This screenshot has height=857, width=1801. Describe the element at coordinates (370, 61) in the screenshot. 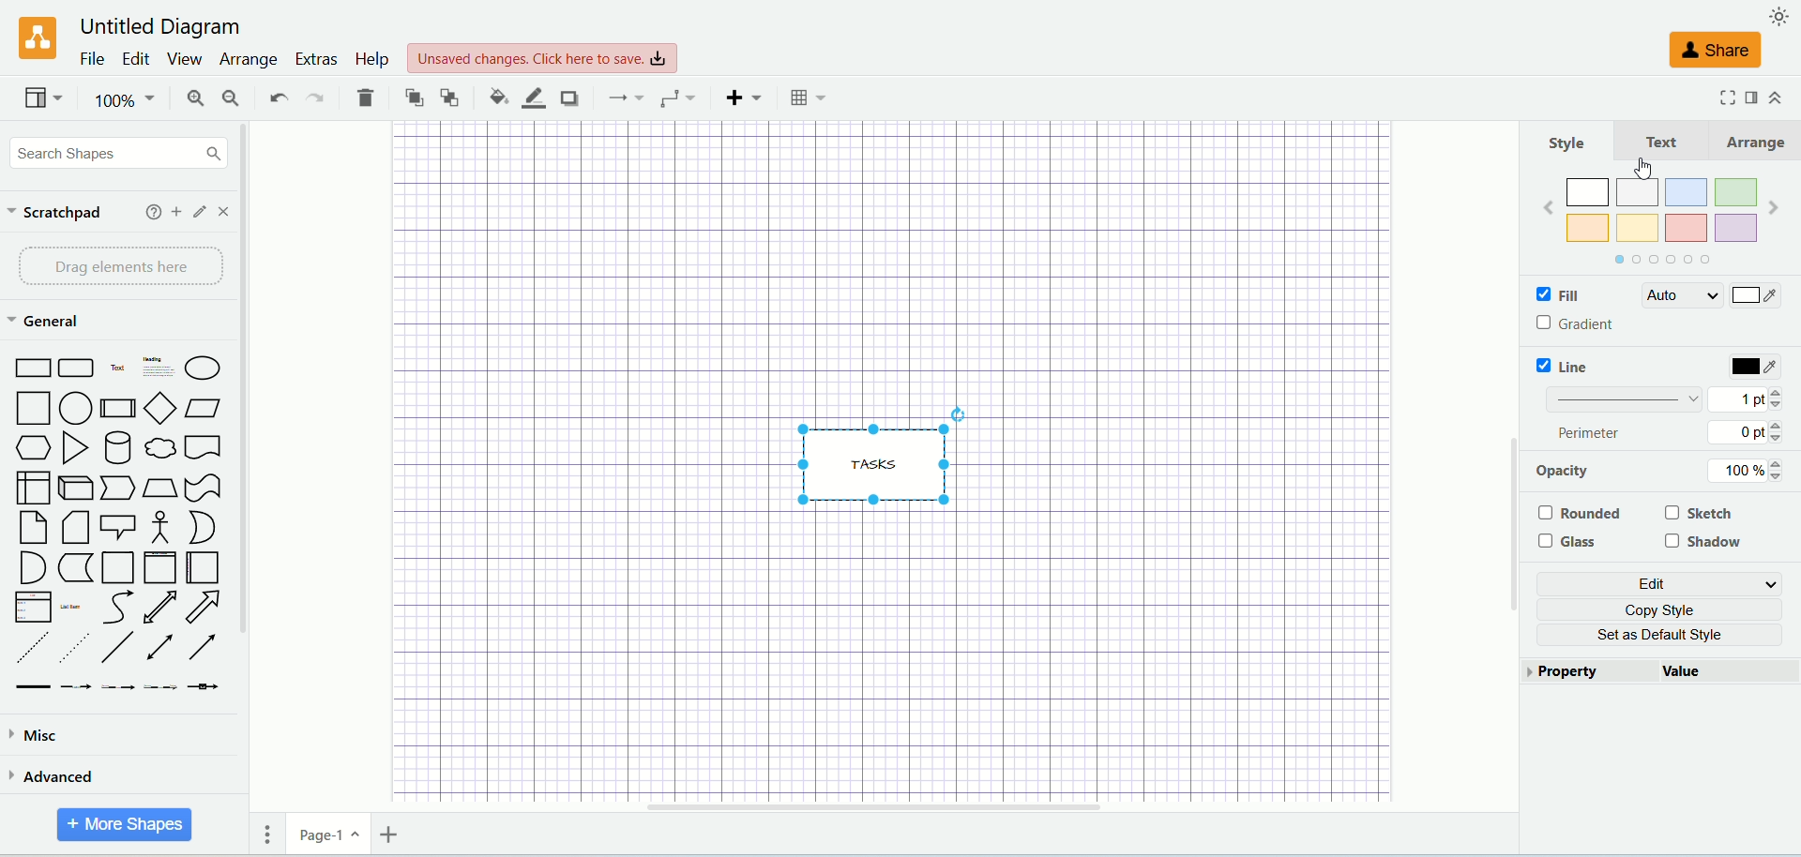

I see `help` at that location.